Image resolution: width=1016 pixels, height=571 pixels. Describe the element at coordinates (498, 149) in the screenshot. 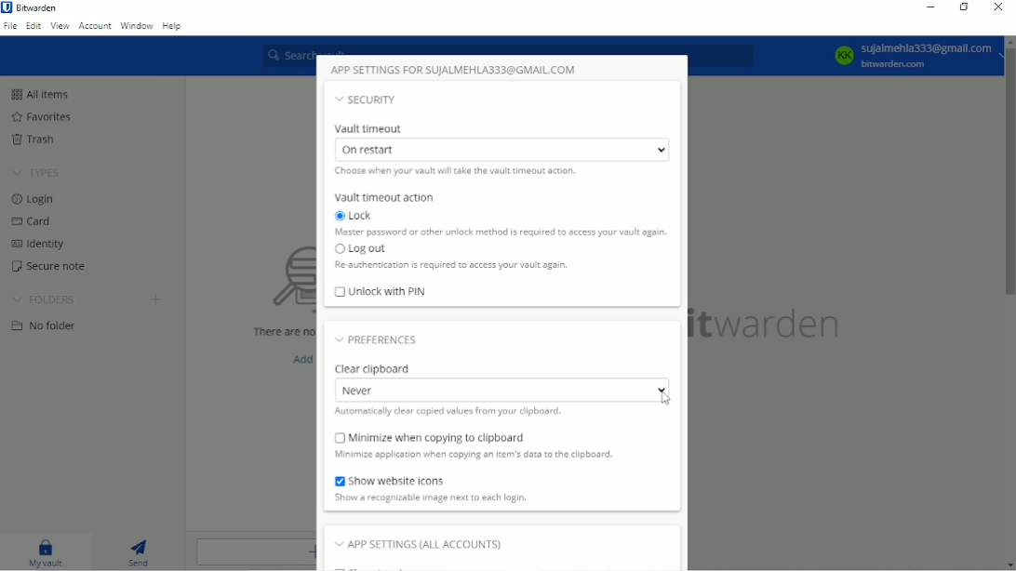

I see `On restart` at that location.